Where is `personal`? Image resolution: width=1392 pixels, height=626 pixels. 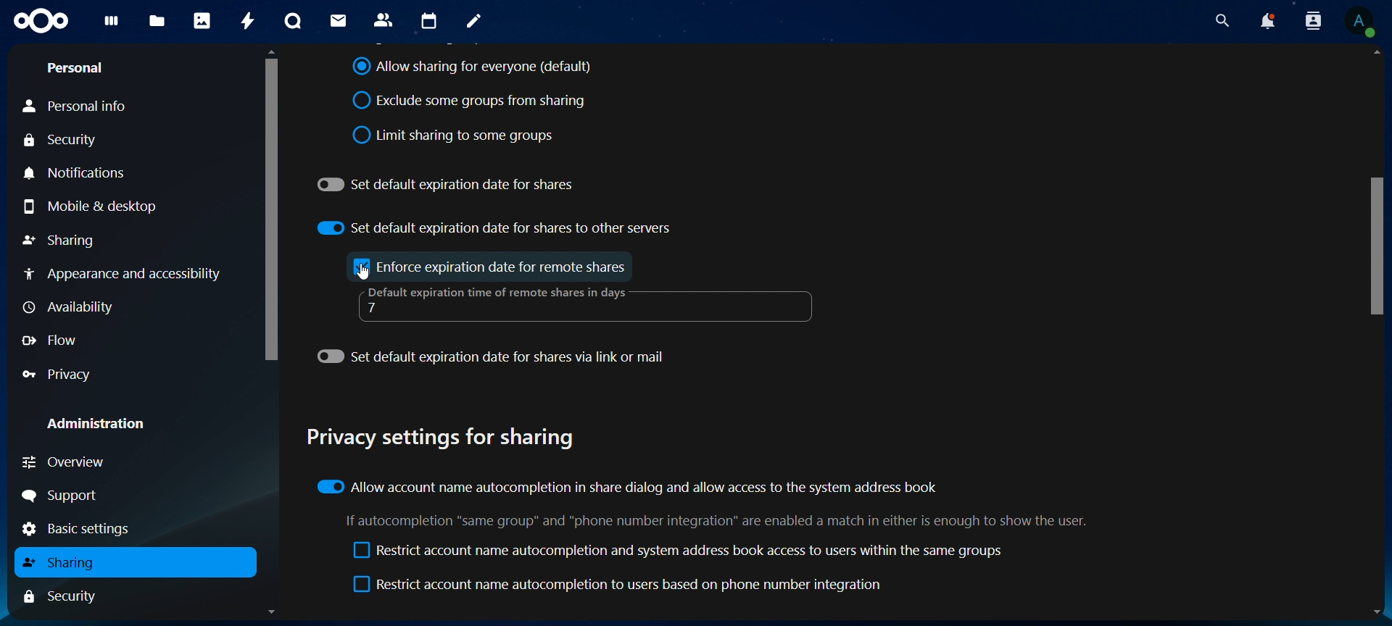
personal is located at coordinates (80, 68).